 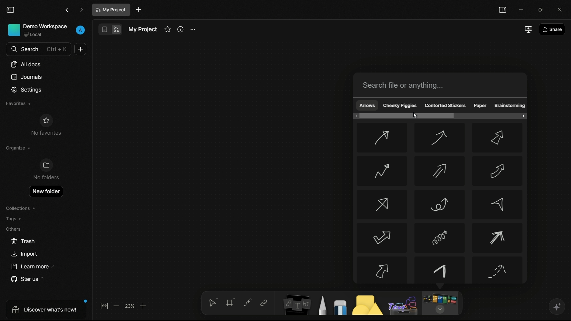 What do you see at coordinates (38, 31) in the screenshot?
I see `demo workspace` at bounding box center [38, 31].